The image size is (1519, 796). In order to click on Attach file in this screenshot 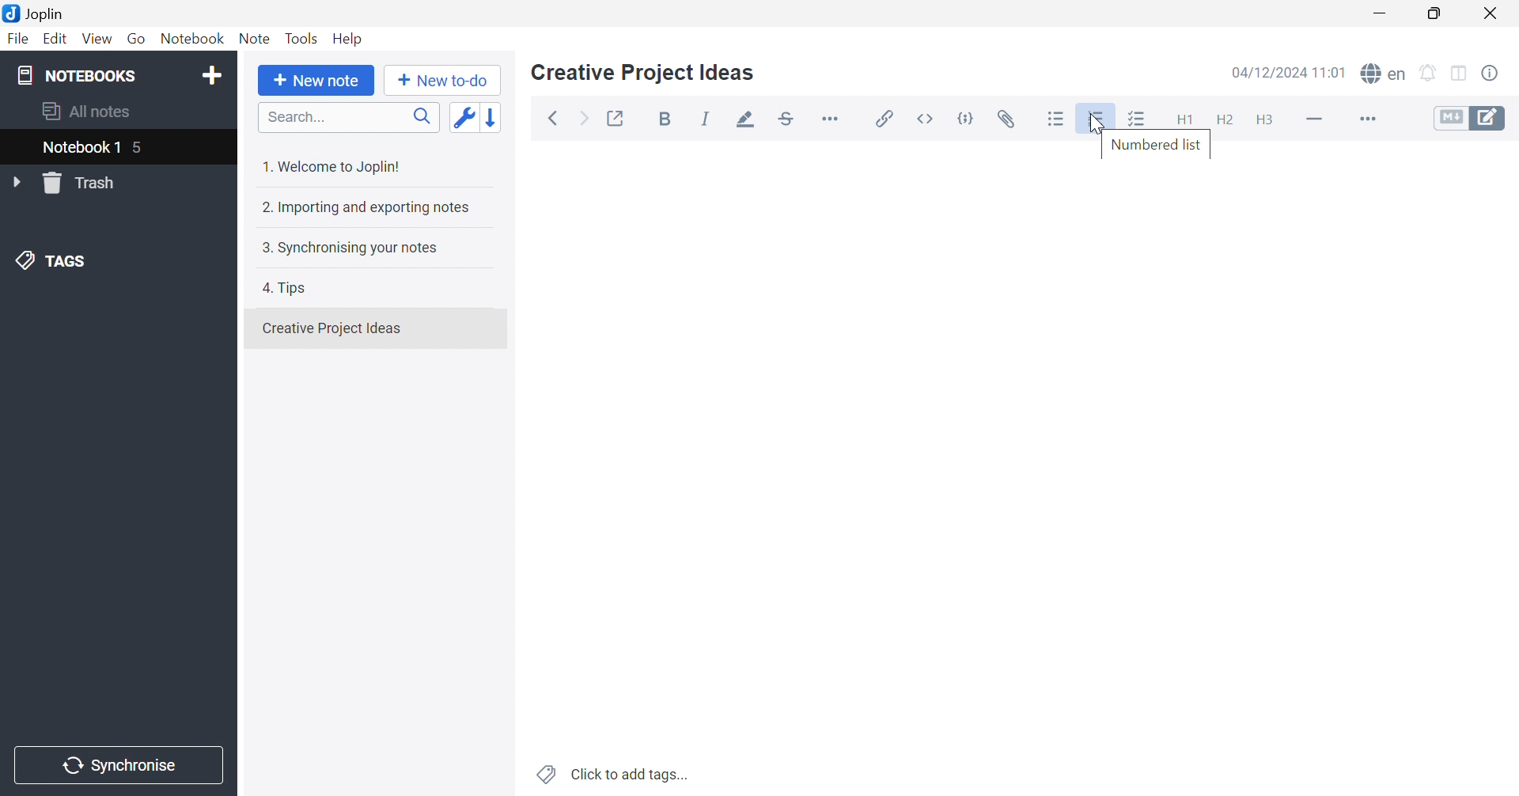, I will do `click(1012, 120)`.